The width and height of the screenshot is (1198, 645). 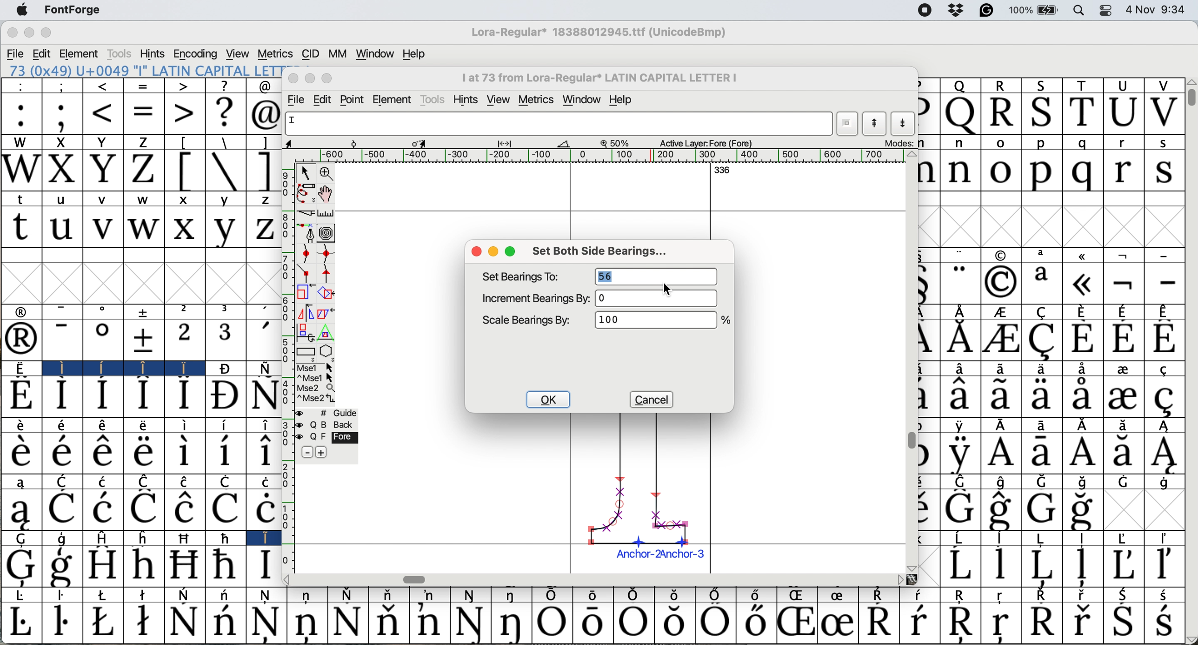 What do you see at coordinates (912, 566) in the screenshot?
I see `` at bounding box center [912, 566].